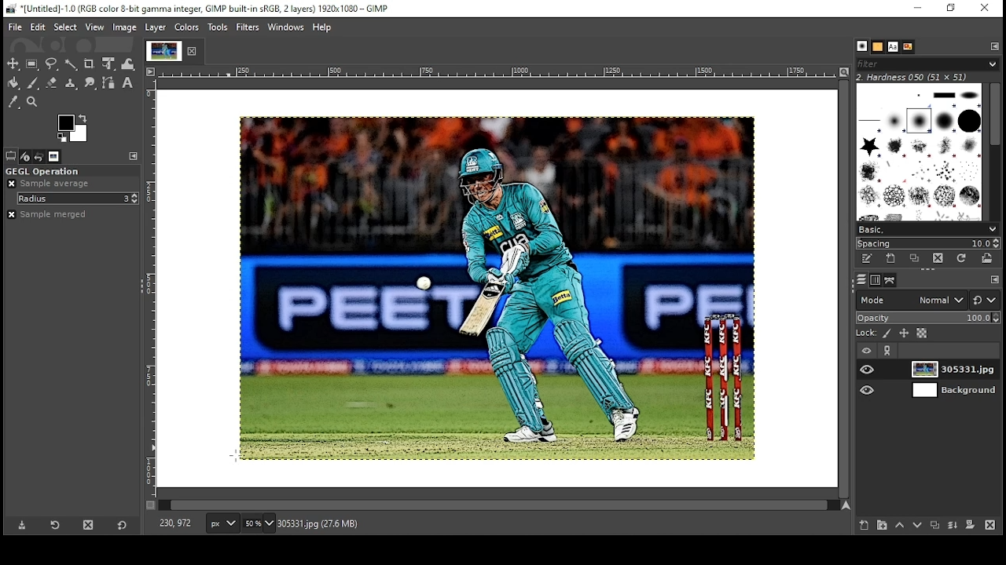 This screenshot has height=565, width=1006. Describe the element at coordinates (927, 242) in the screenshot. I see `spacing` at that location.